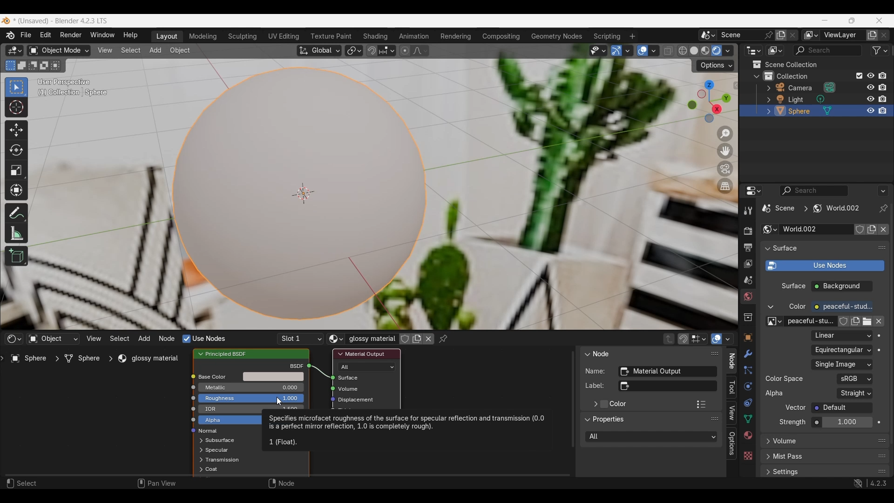  Describe the element at coordinates (192, 376) in the screenshot. I see `icon` at that location.